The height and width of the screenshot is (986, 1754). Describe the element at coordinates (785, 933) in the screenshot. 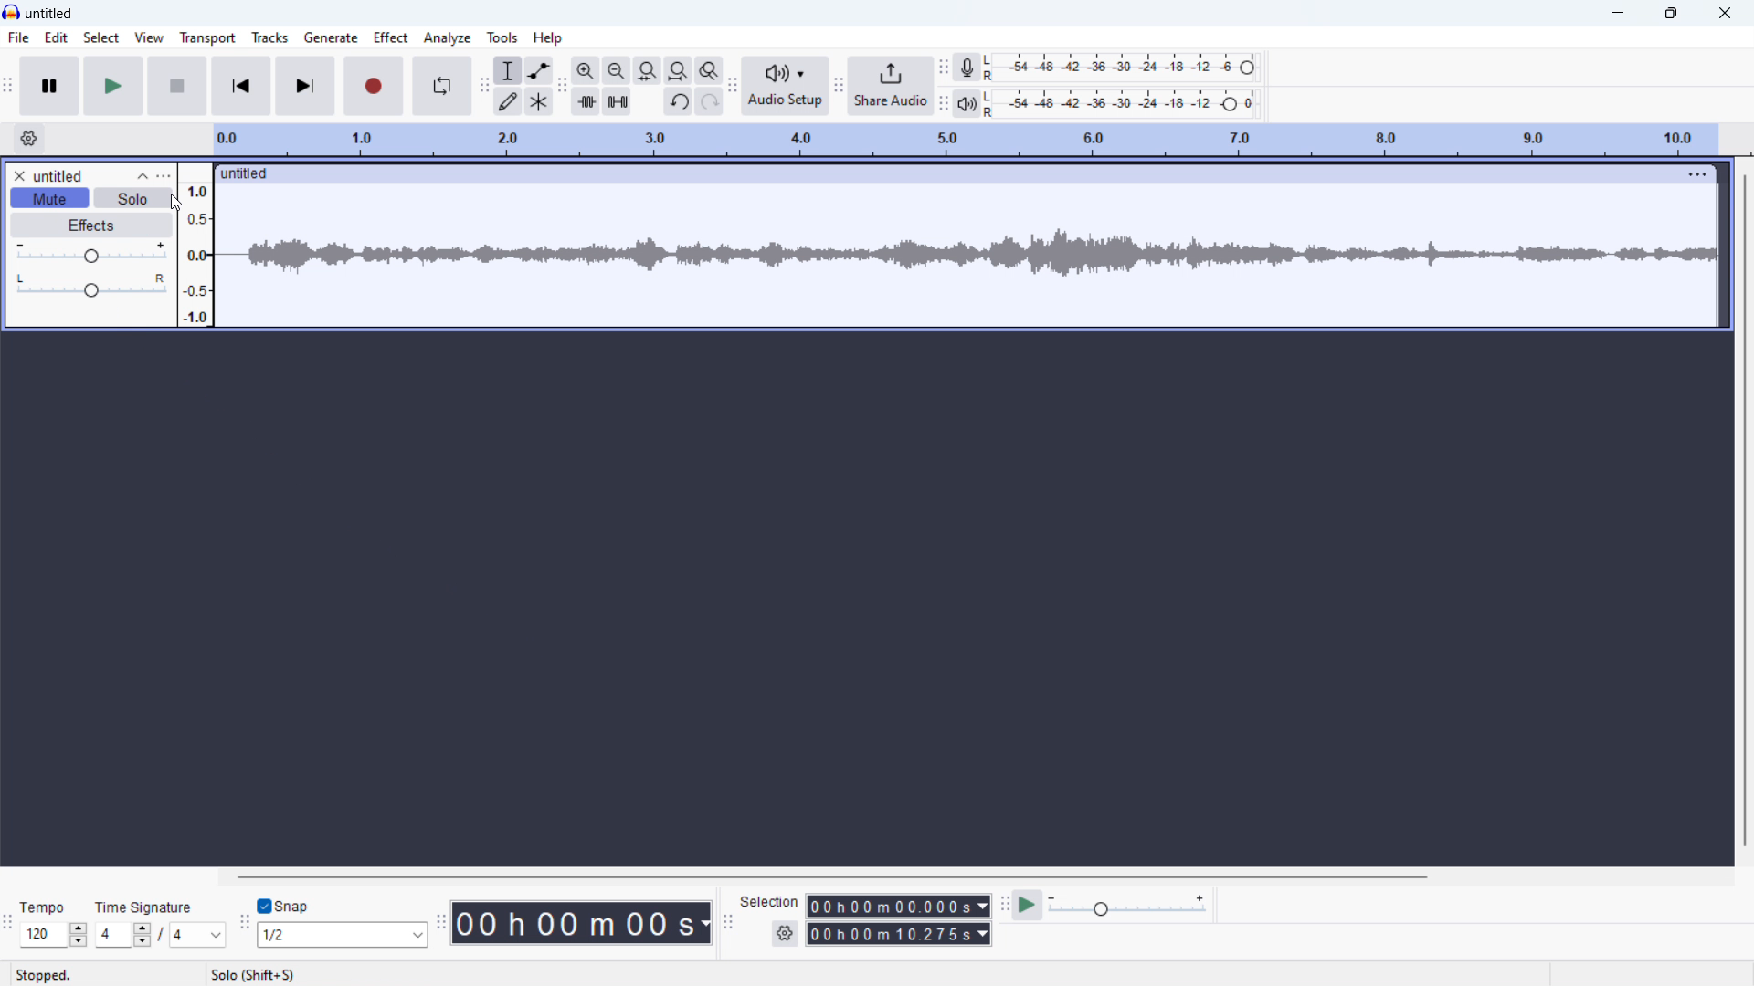

I see `selection settings` at that location.